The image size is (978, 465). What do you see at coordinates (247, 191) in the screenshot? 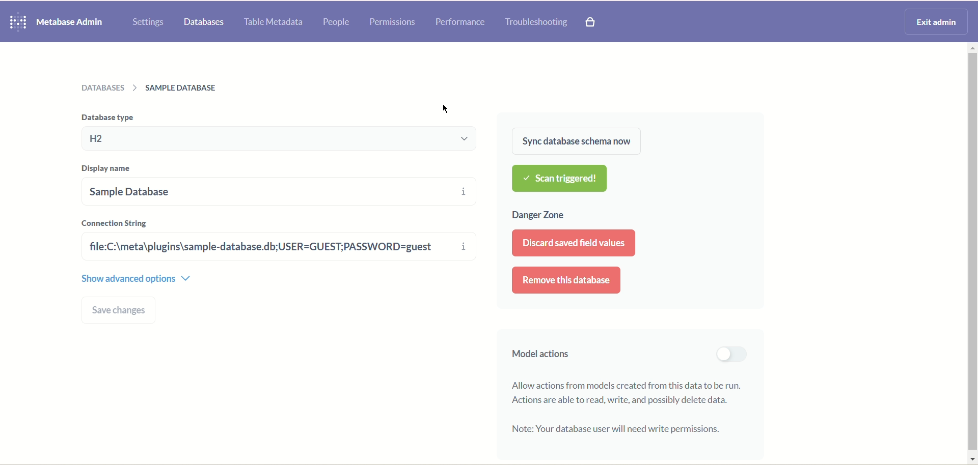
I see `sample database` at bounding box center [247, 191].